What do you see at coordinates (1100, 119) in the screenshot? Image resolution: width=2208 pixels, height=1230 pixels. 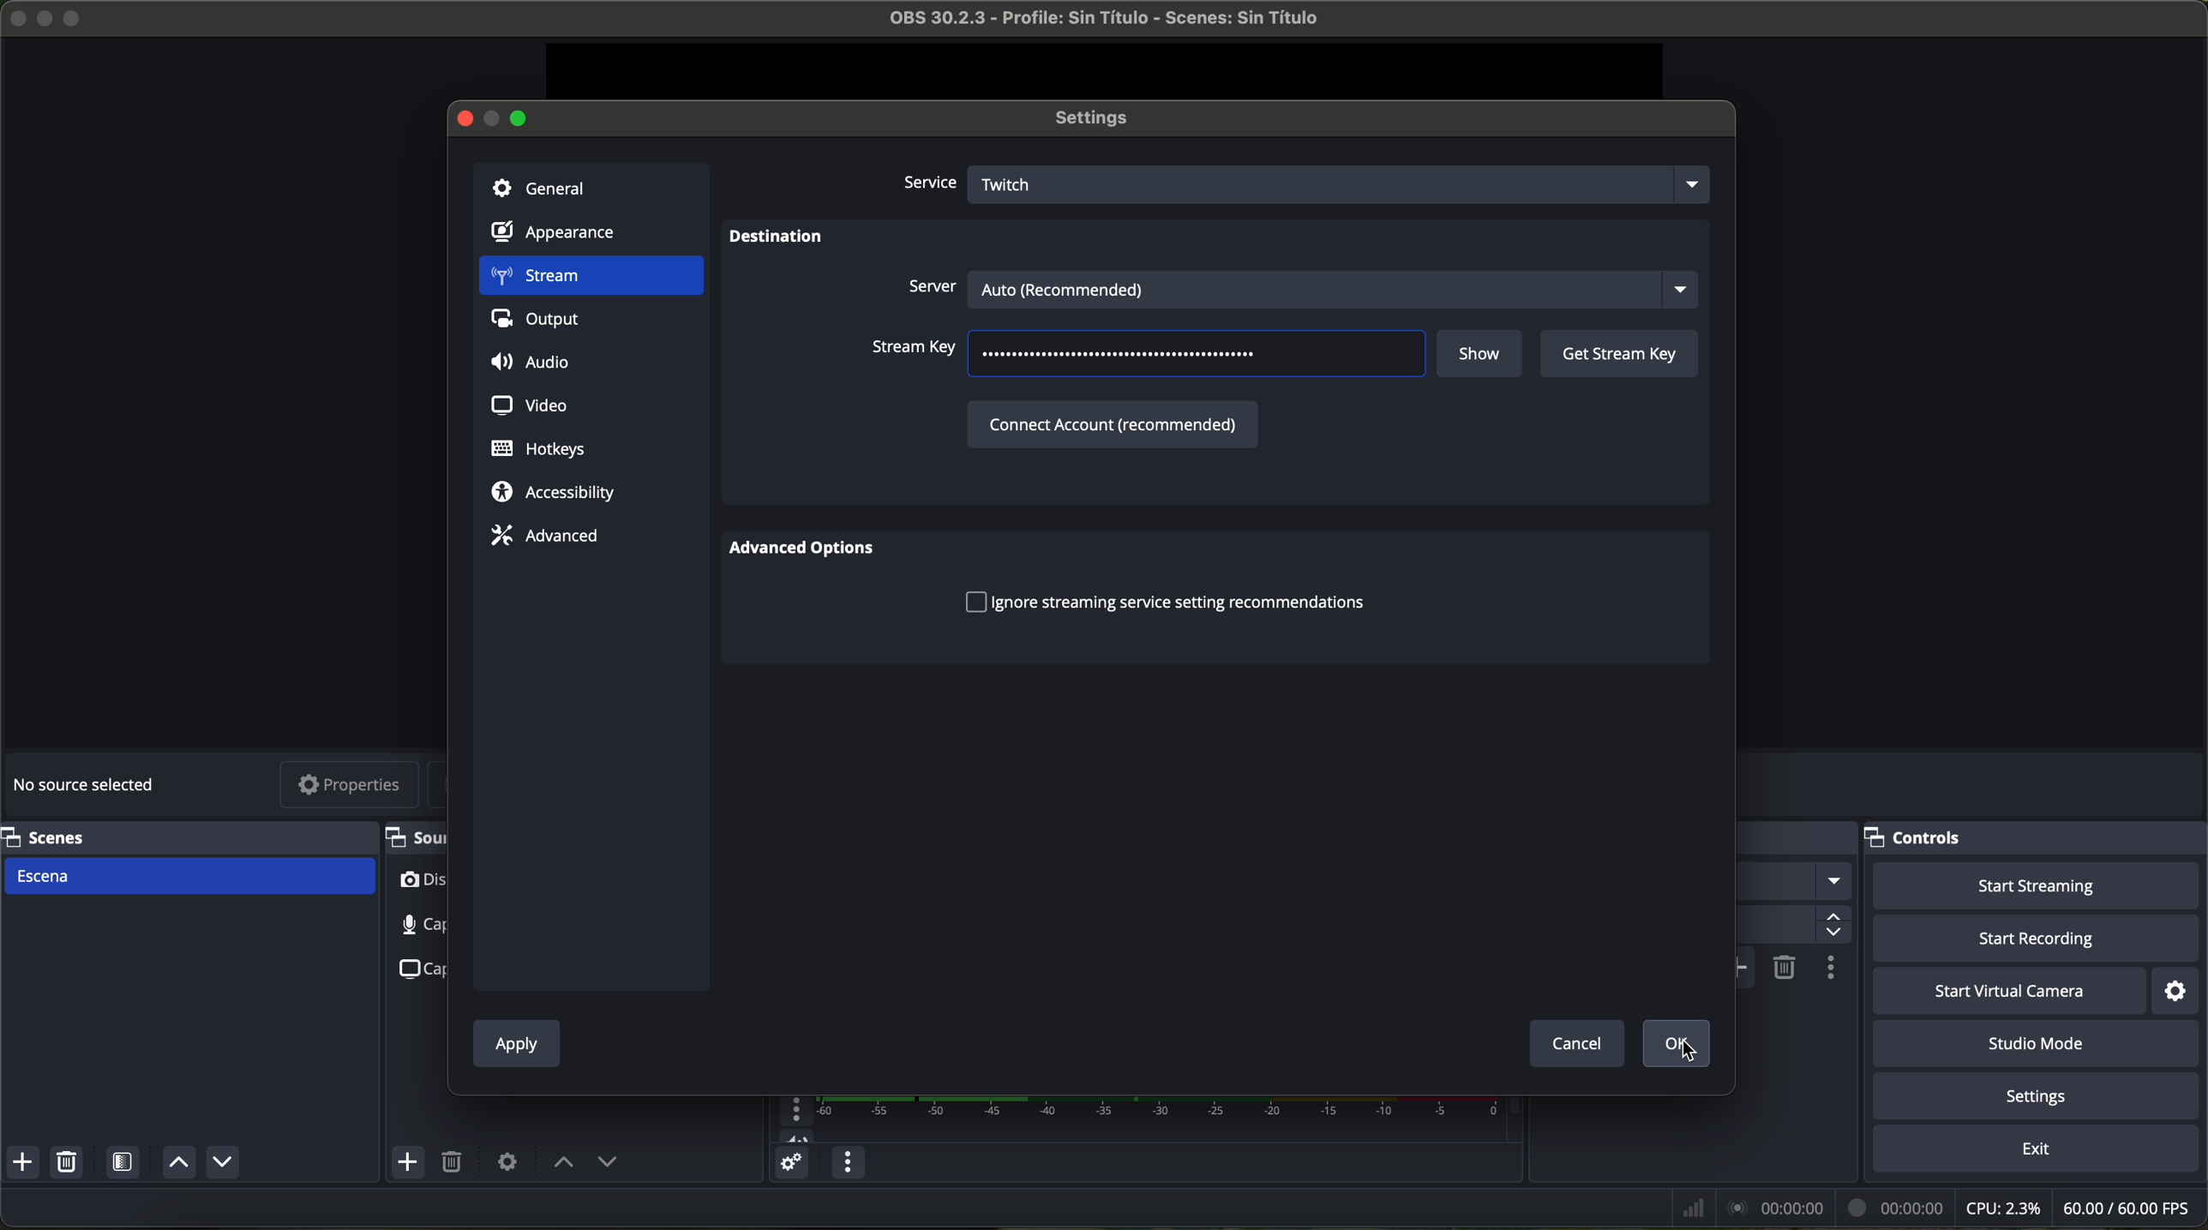 I see `settings` at bounding box center [1100, 119].